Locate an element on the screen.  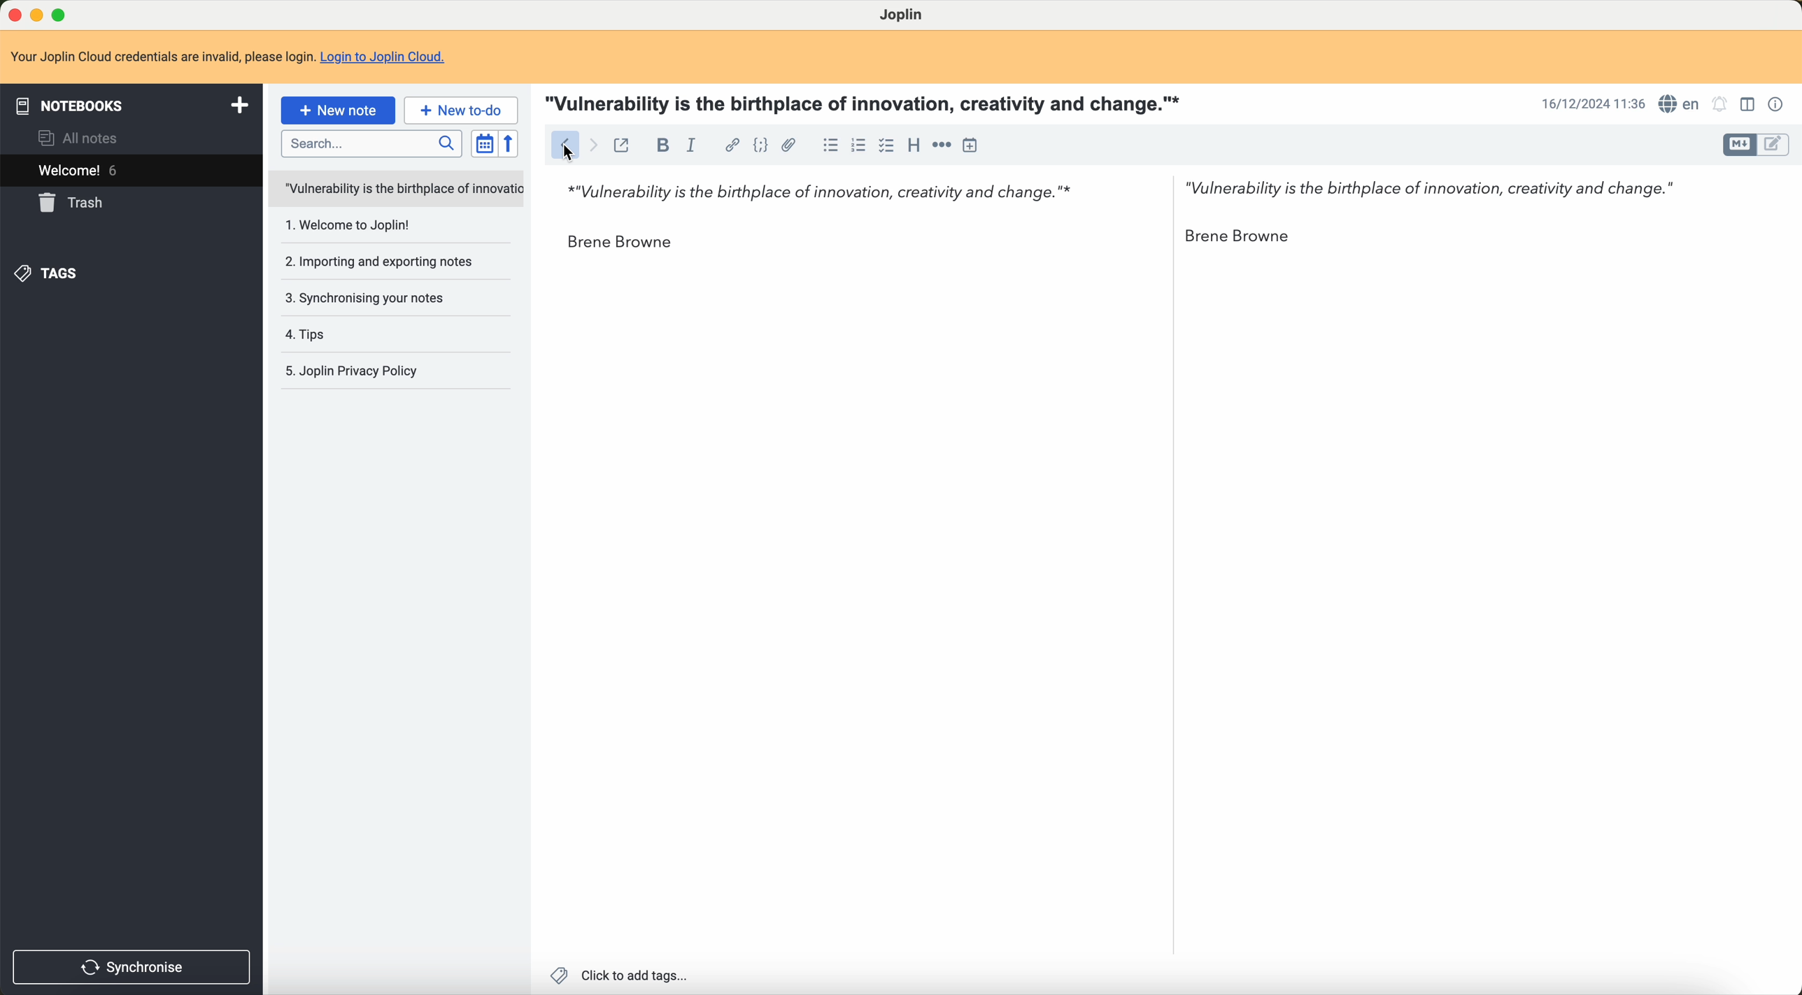
checkbox is located at coordinates (884, 145).